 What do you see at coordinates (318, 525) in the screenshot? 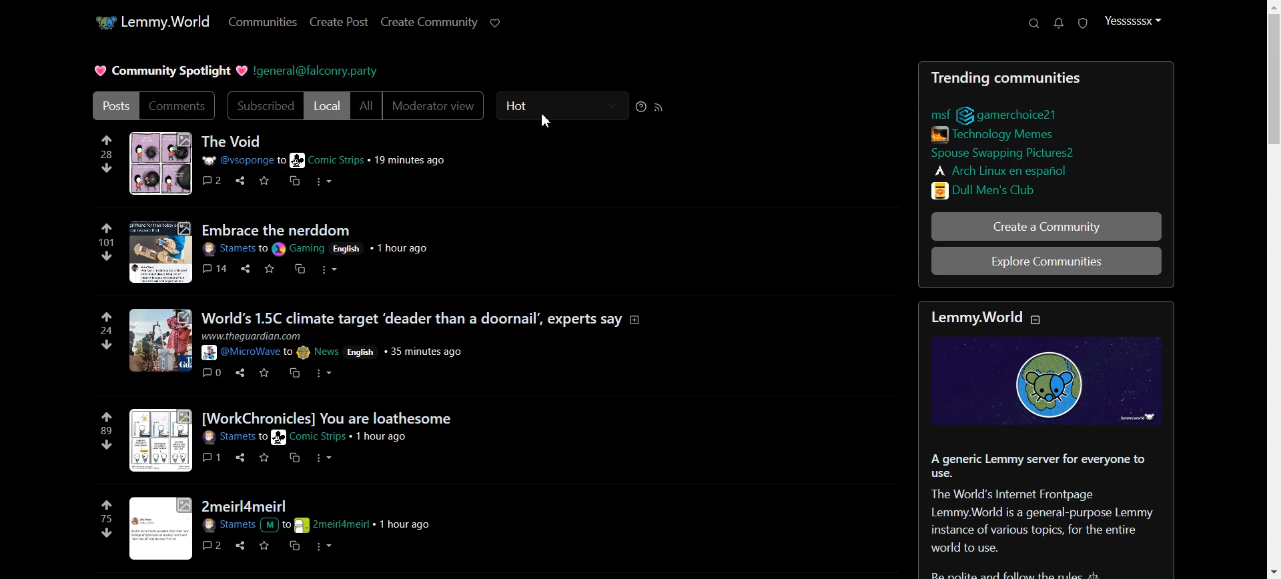
I see `post details` at bounding box center [318, 525].